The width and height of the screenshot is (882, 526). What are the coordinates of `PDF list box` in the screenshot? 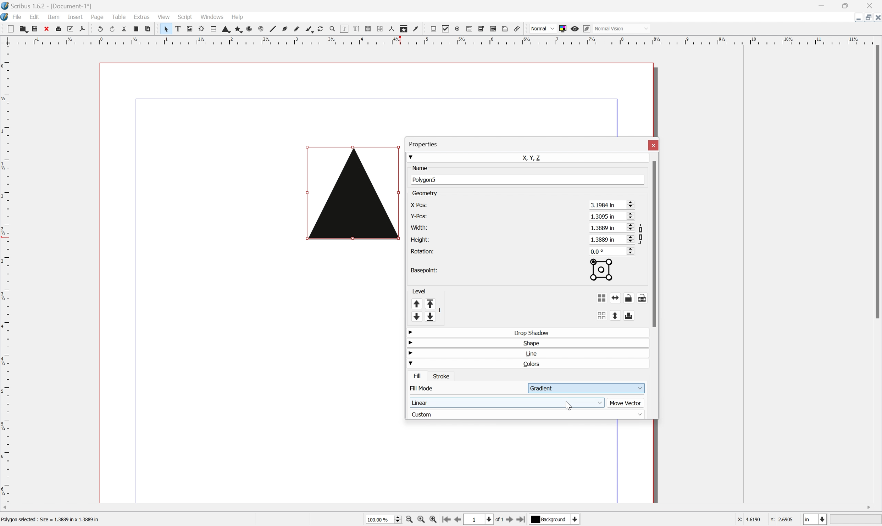 It's located at (493, 29).